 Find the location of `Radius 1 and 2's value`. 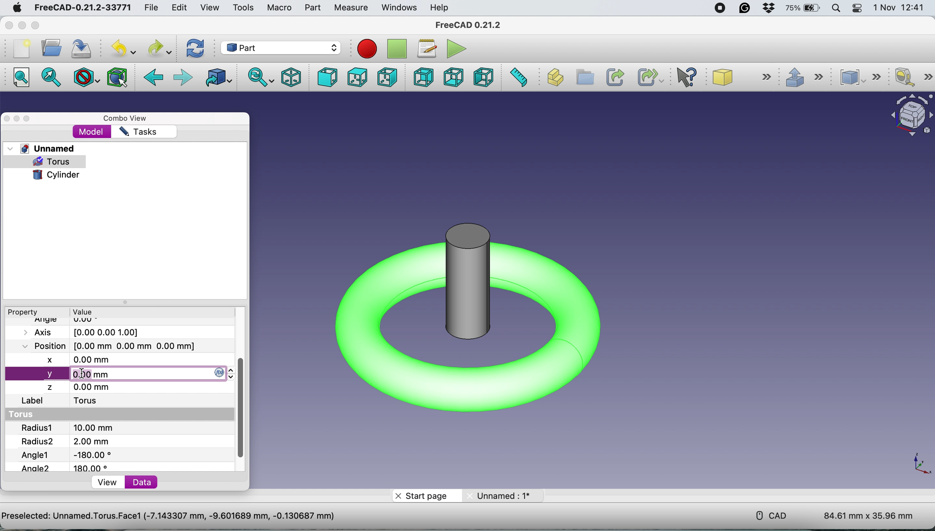

Radius 1 and 2's value is located at coordinates (85, 435).